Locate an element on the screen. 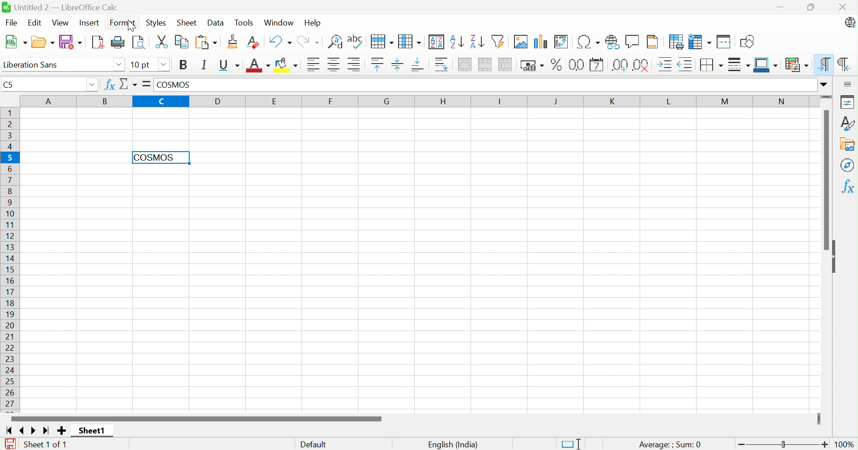 Image resolution: width=858 pixels, height=450 pixels. Sort Ascending is located at coordinates (458, 41).